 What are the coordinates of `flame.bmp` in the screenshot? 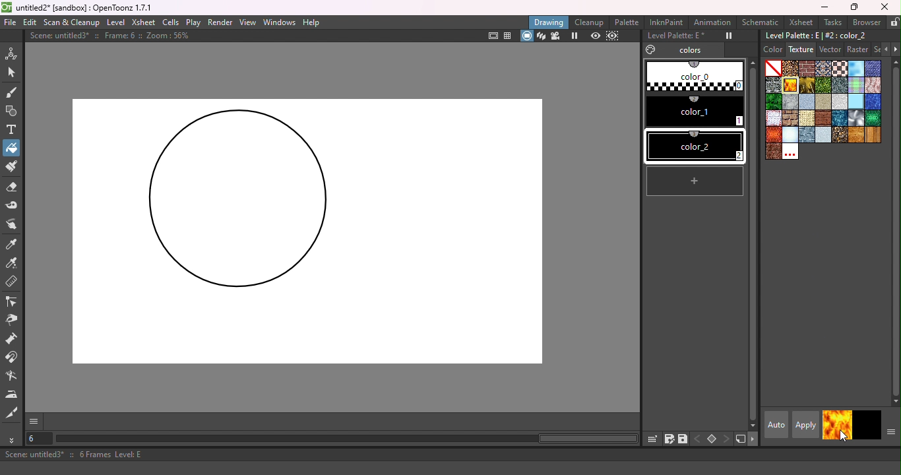 It's located at (790, 85).